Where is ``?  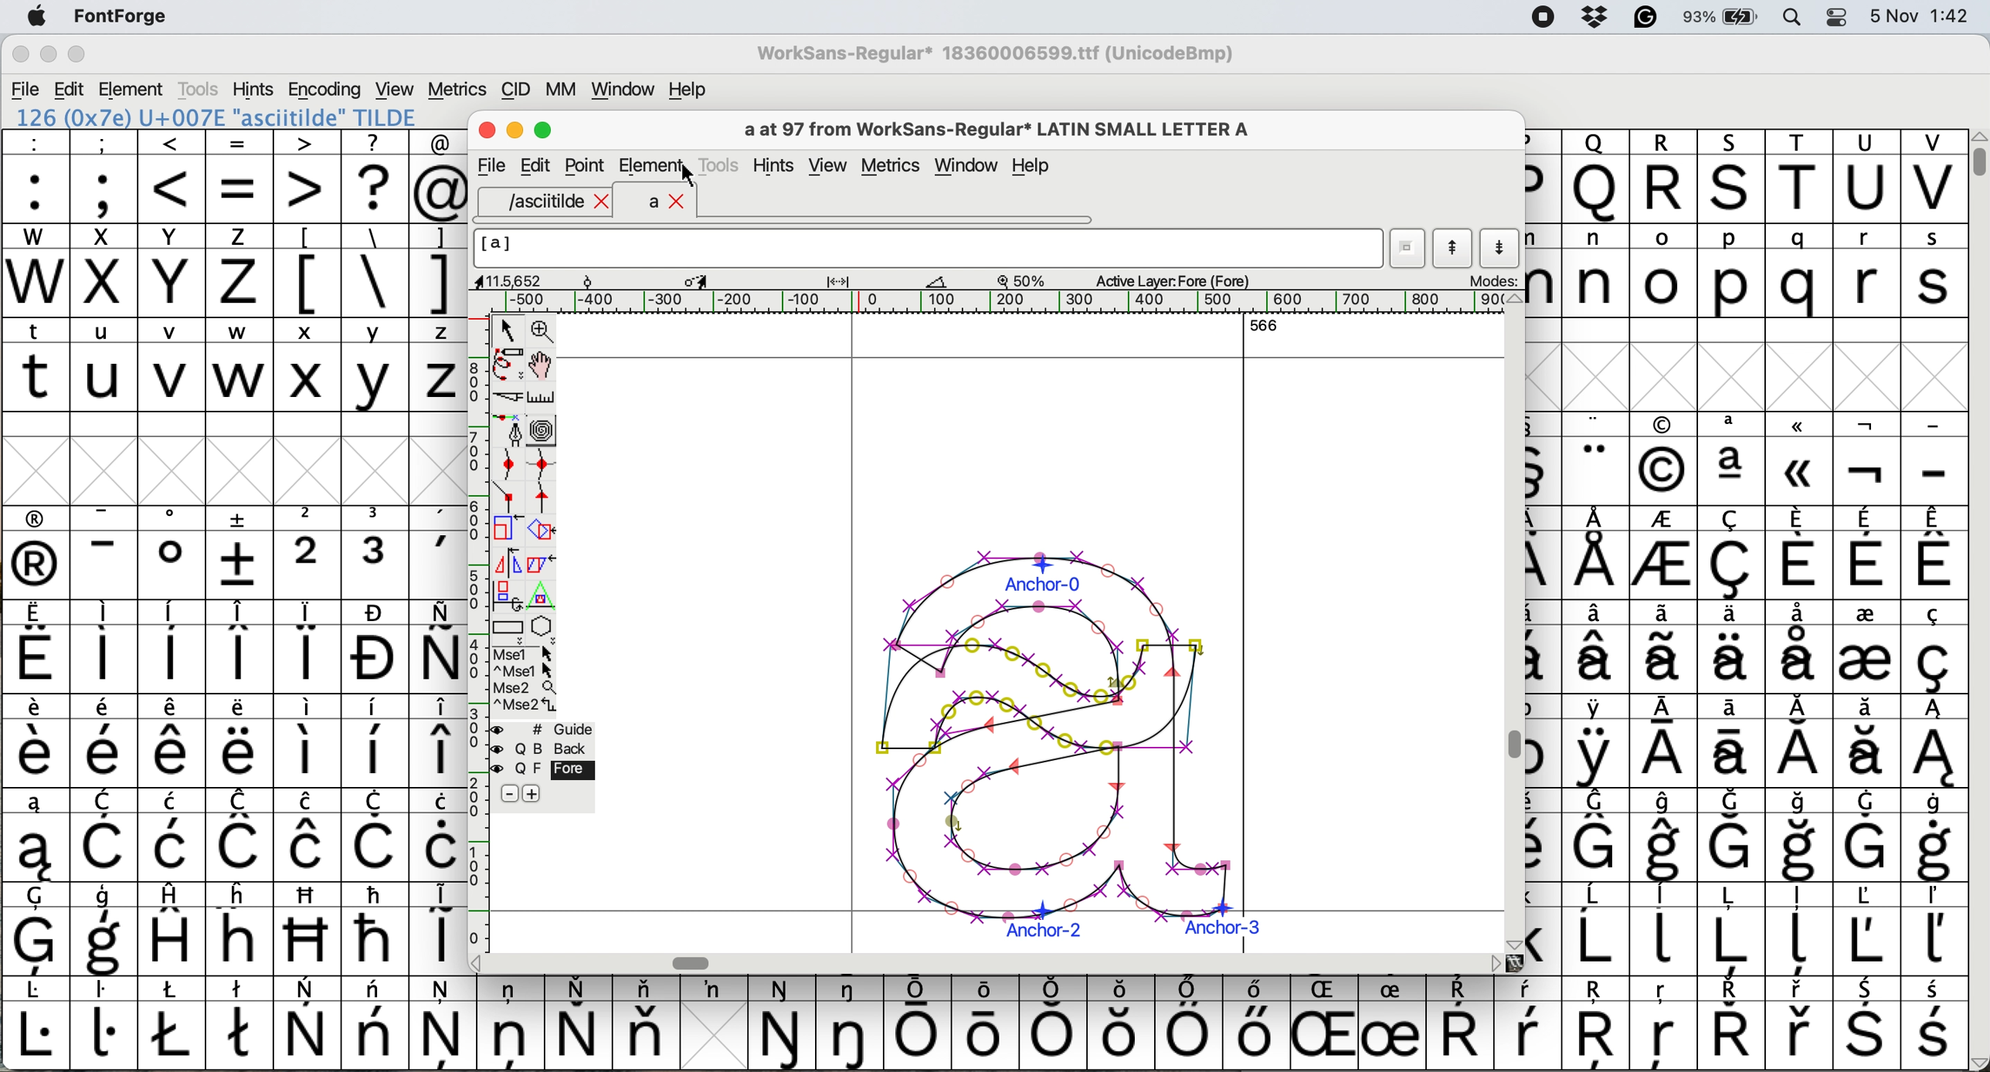  is located at coordinates (1801, 458).